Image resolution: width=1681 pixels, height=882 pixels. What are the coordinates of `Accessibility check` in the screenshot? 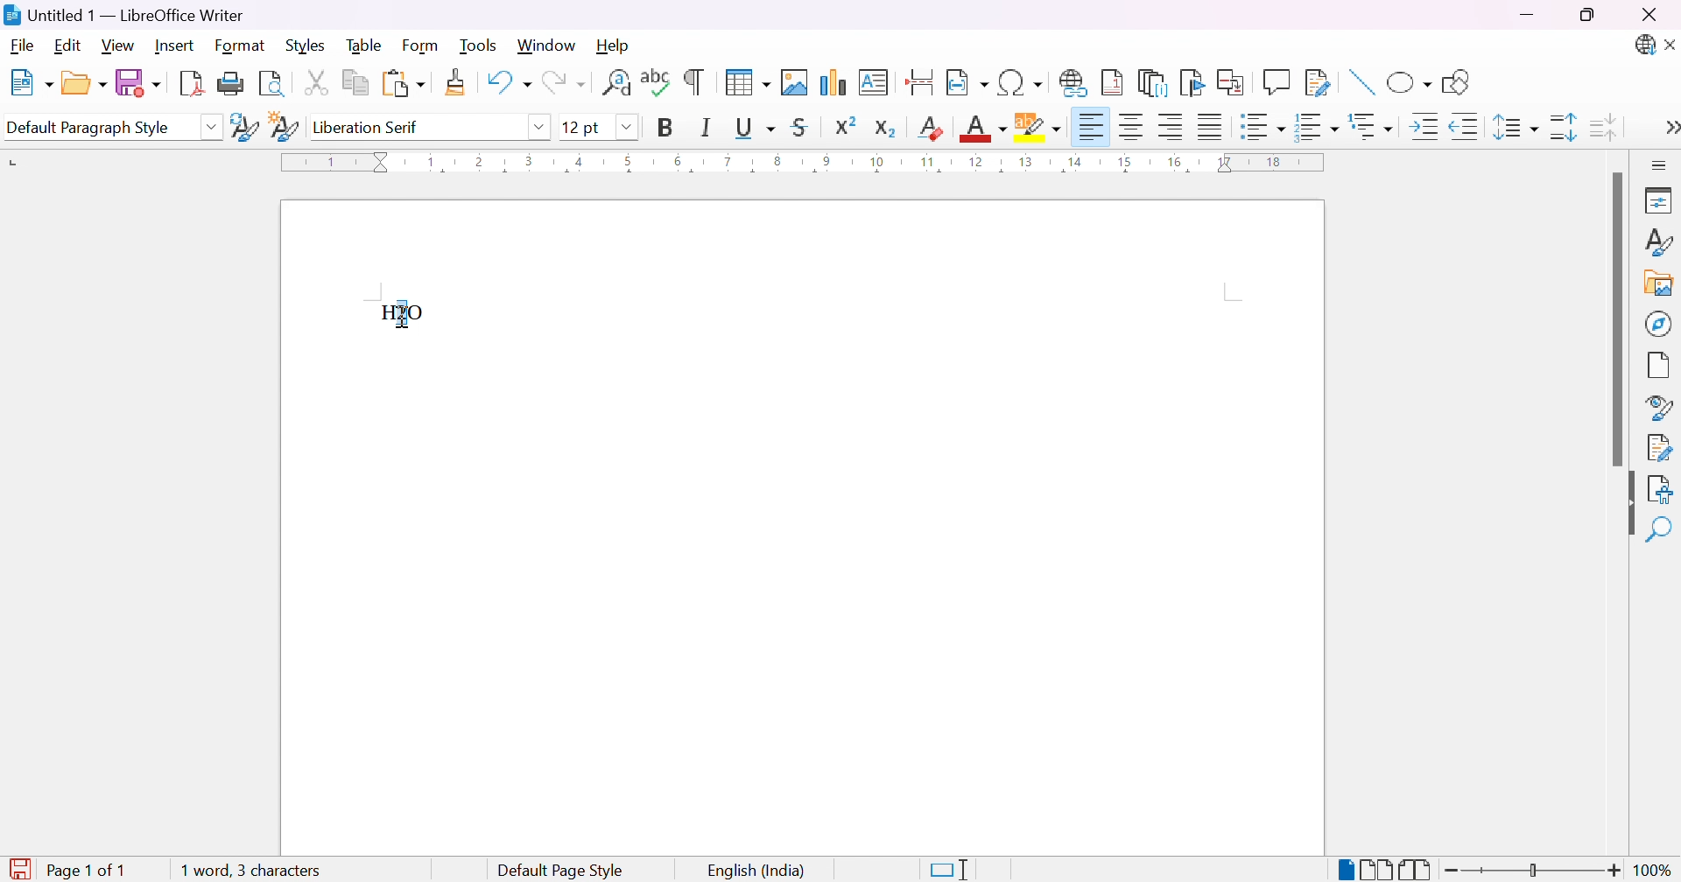 It's located at (1659, 488).